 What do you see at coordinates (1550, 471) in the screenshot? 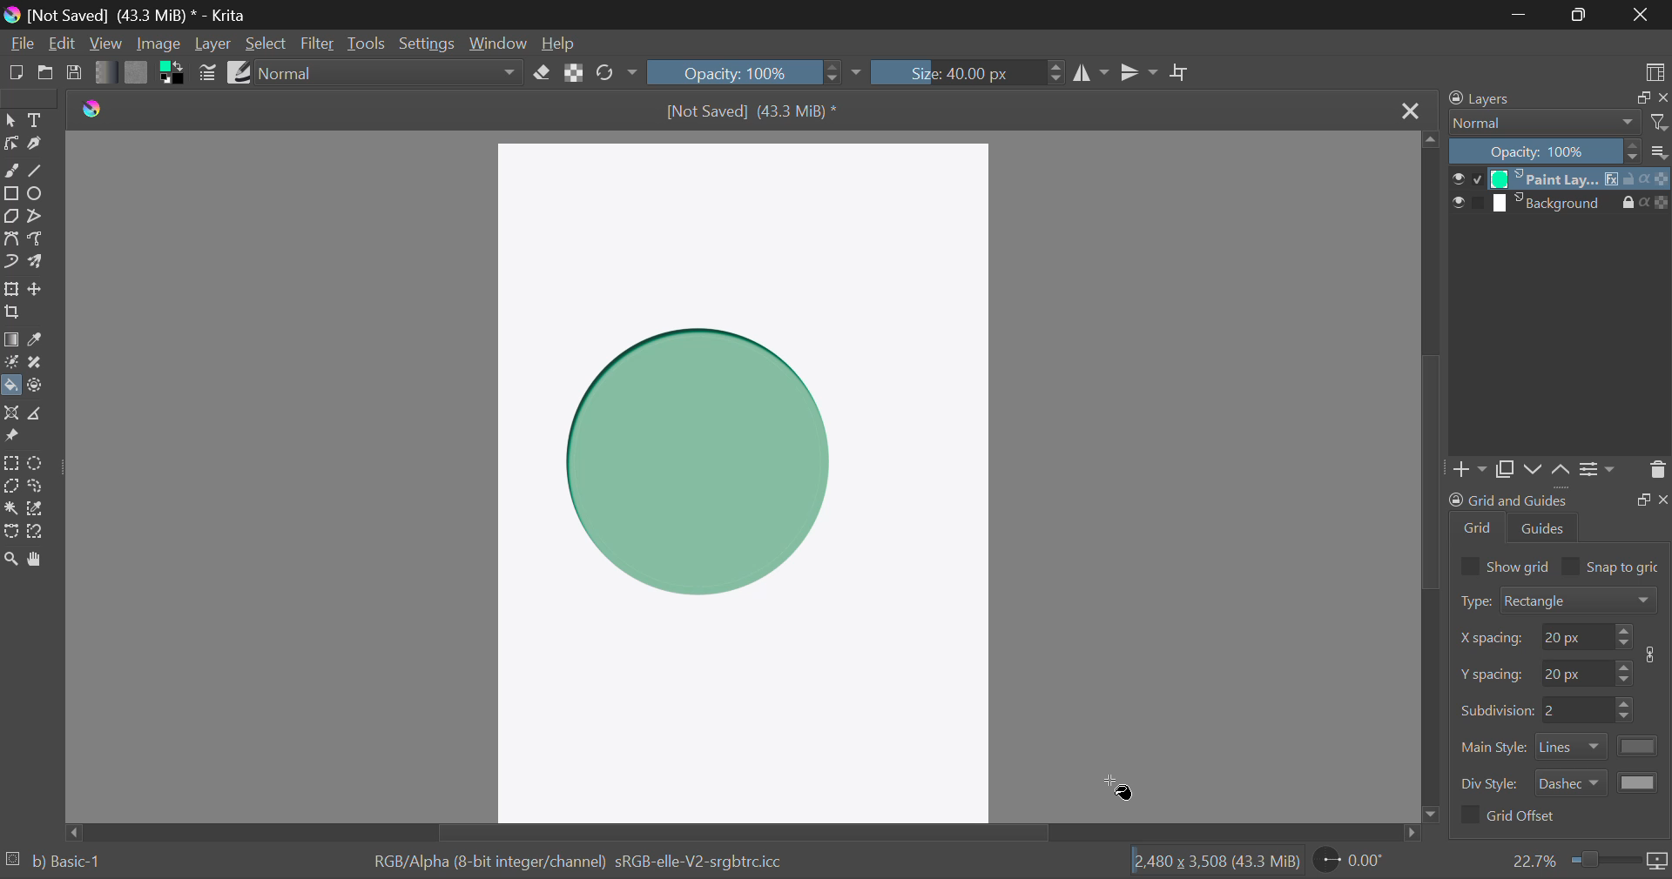
I see `Movement of Layers` at bounding box center [1550, 471].